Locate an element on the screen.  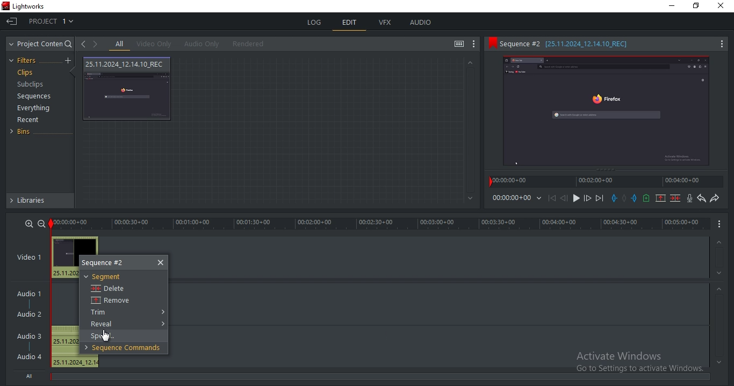
delete is located at coordinates (107, 289).